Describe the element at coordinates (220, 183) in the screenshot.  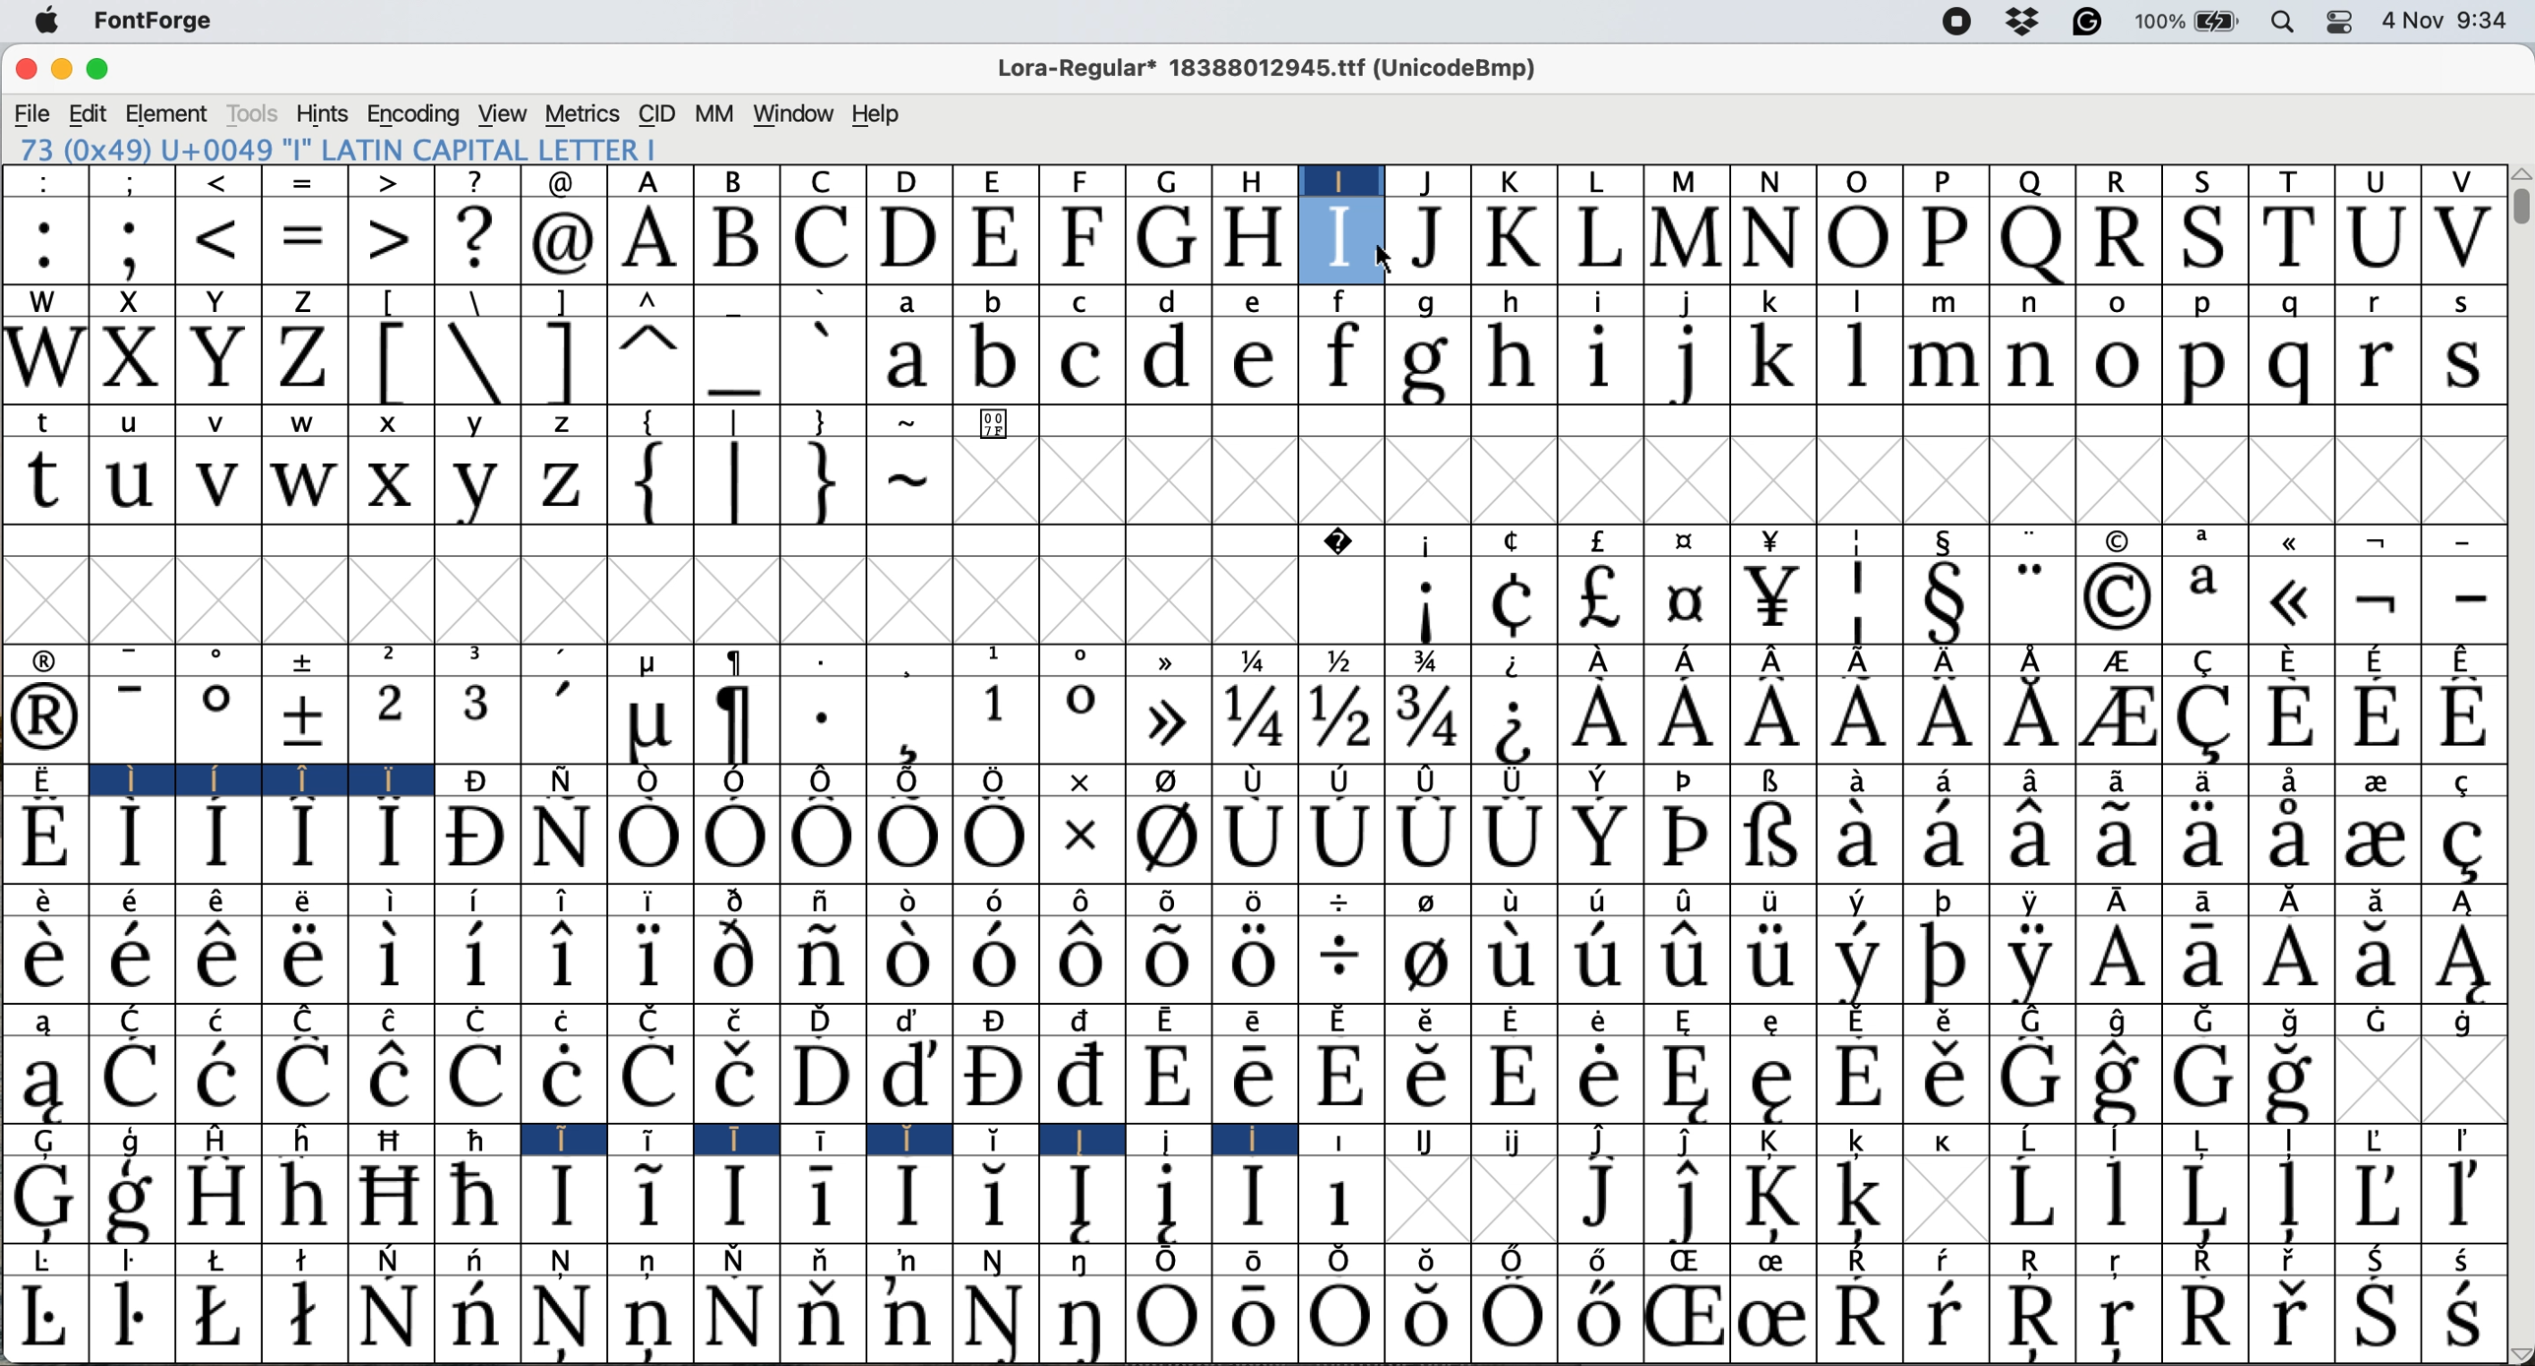
I see `<` at that location.